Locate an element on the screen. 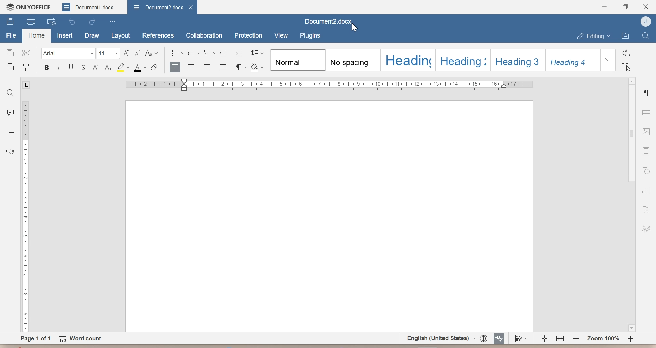   is located at coordinates (93, 8).